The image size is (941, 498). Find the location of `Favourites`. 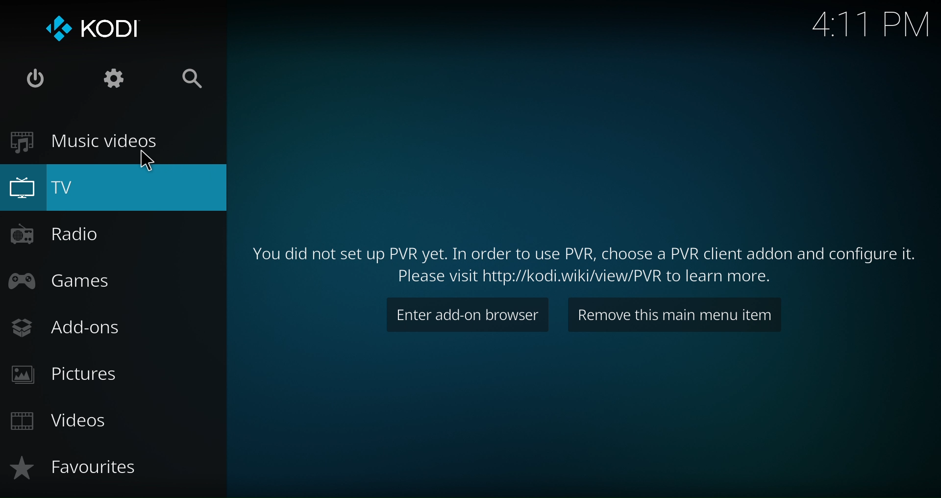

Favourites is located at coordinates (113, 473).